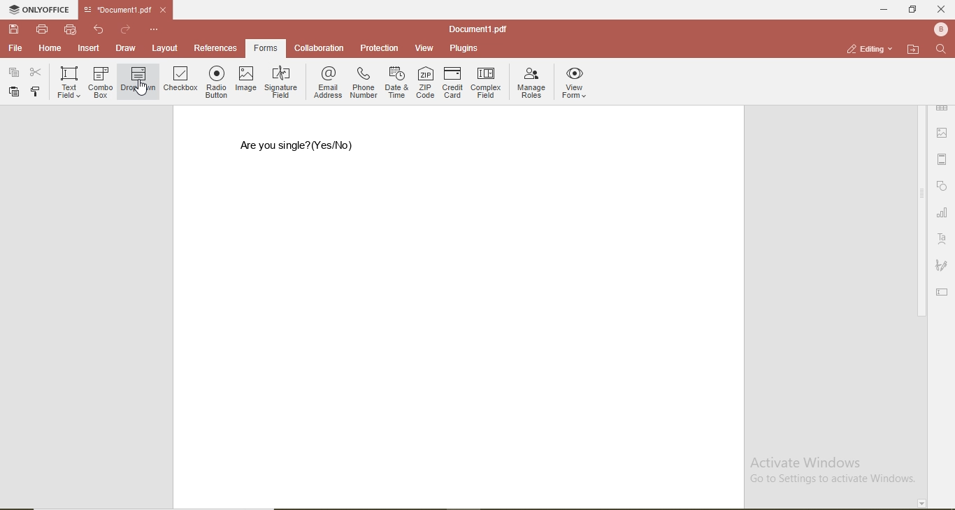  I want to click on references, so click(216, 48).